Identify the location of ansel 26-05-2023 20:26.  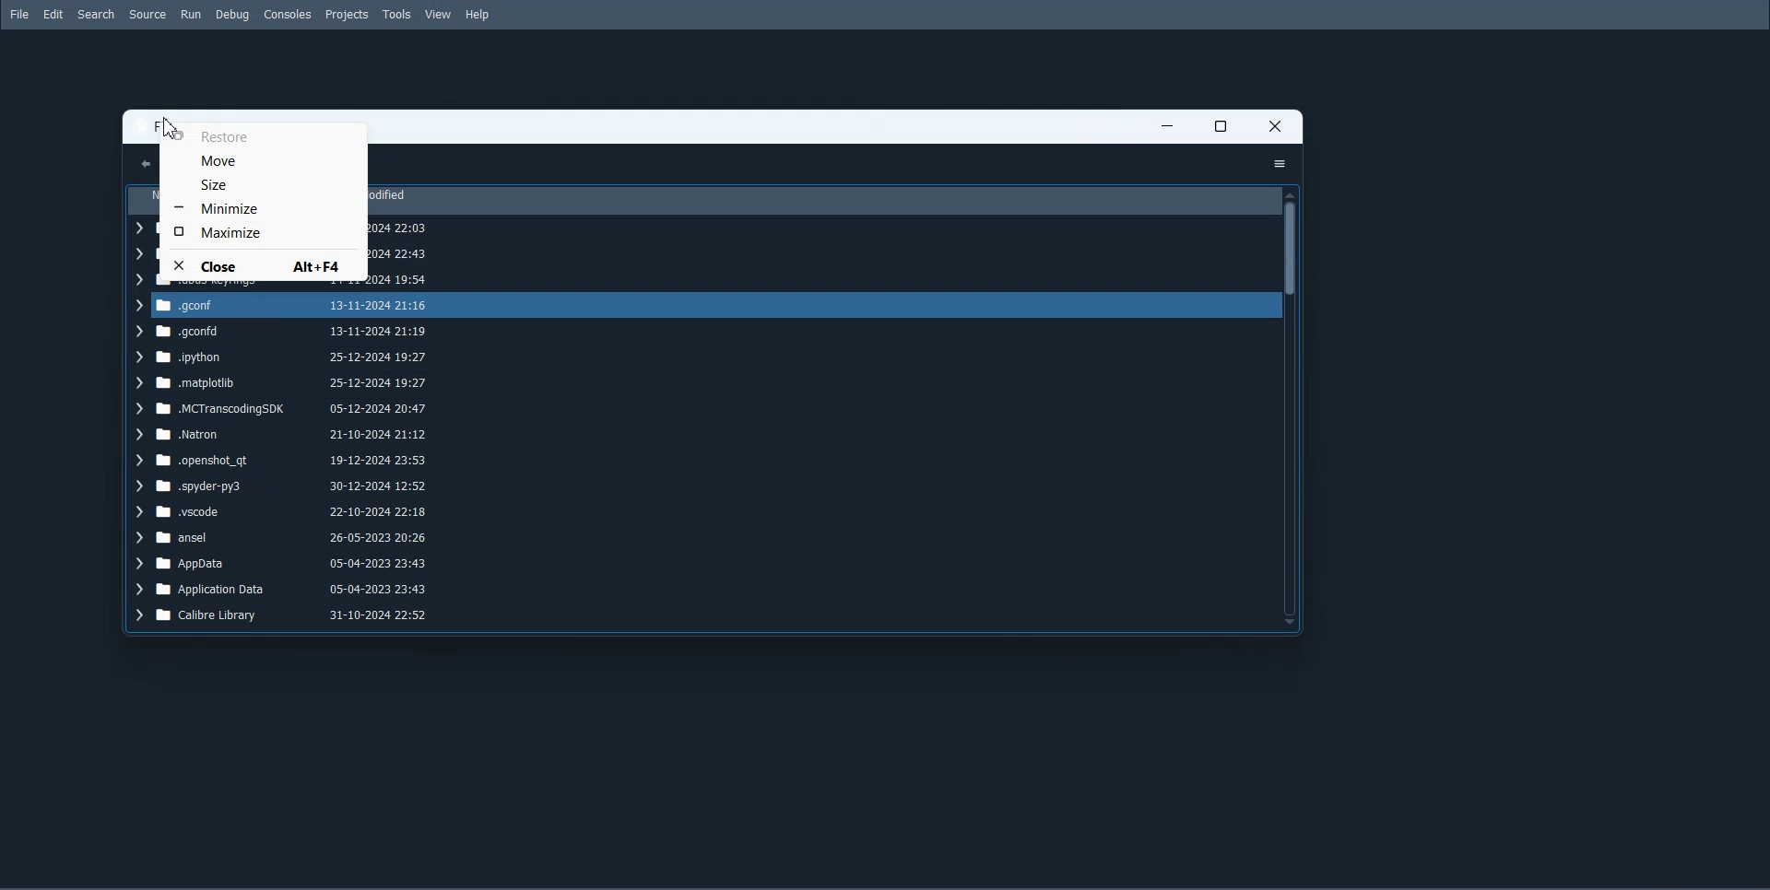
(282, 537).